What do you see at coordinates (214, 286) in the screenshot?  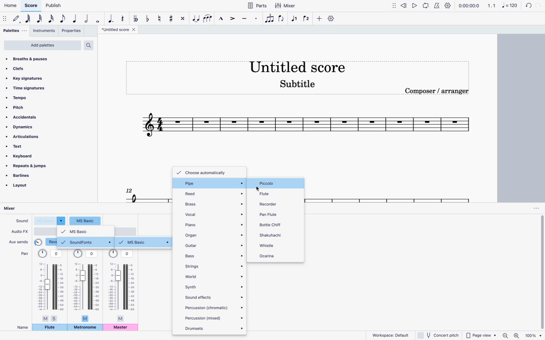 I see `synth` at bounding box center [214, 286].